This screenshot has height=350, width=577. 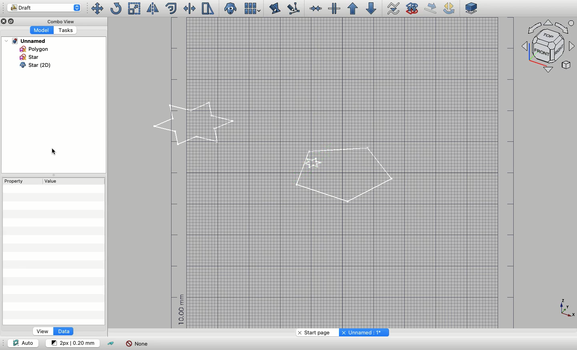 I want to click on Rotate, so click(x=115, y=8).